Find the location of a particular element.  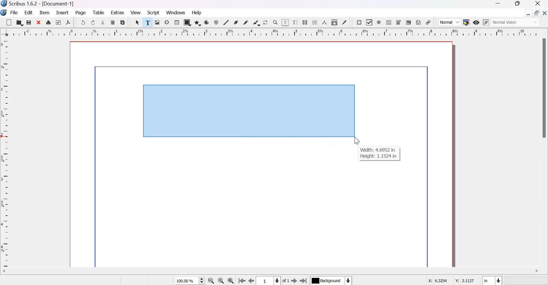

go to the previous page is located at coordinates (251, 281).